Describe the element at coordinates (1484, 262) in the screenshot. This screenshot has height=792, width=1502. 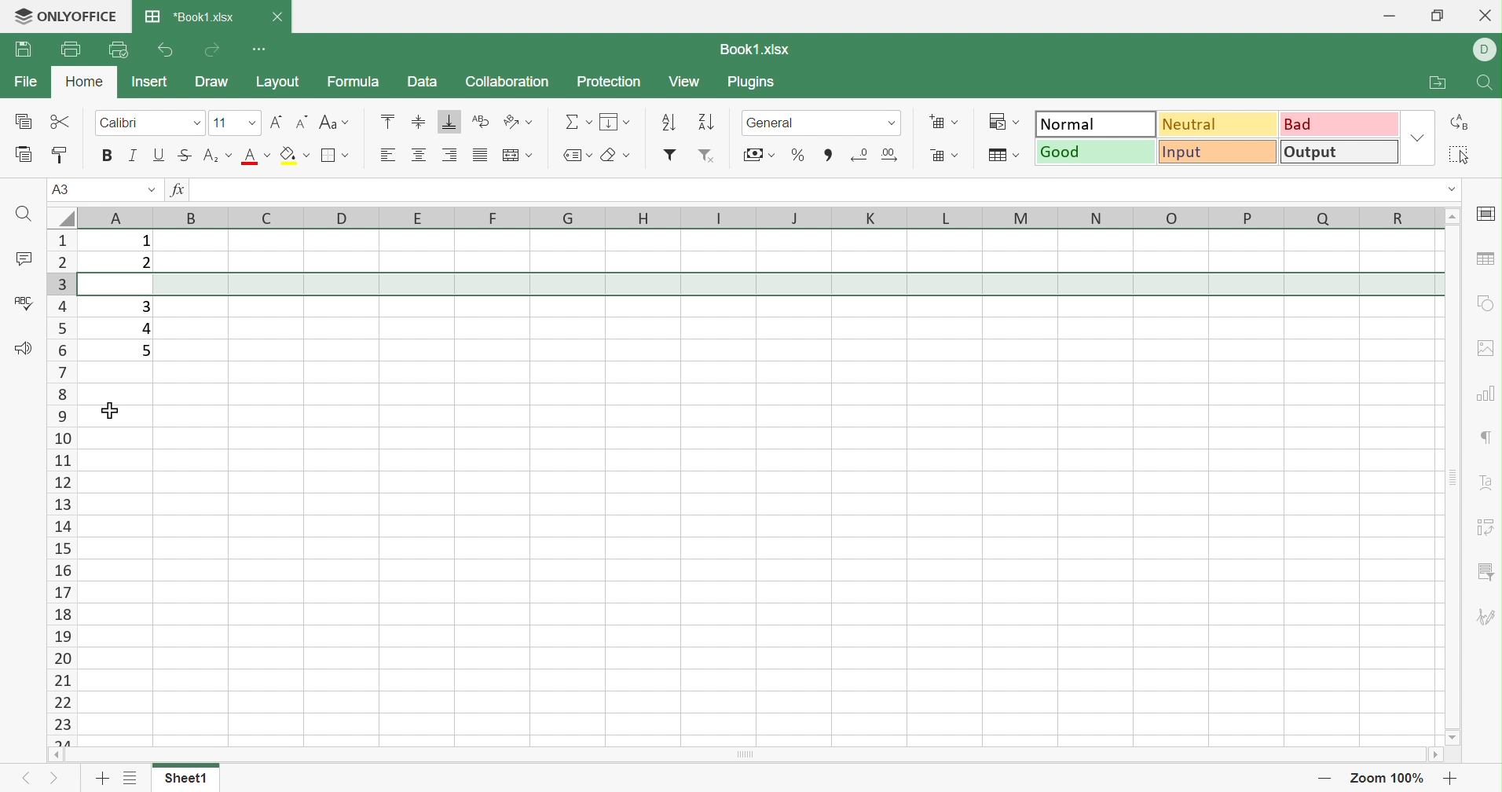
I see `Table settings` at that location.